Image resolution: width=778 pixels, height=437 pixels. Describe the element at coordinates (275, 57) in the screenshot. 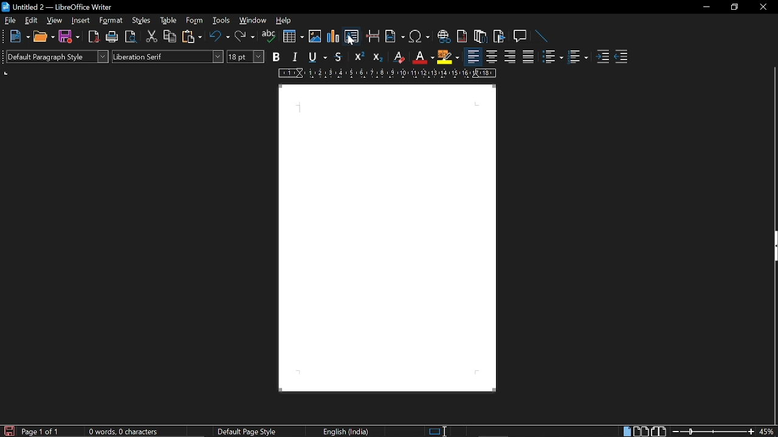

I see `bold` at that location.